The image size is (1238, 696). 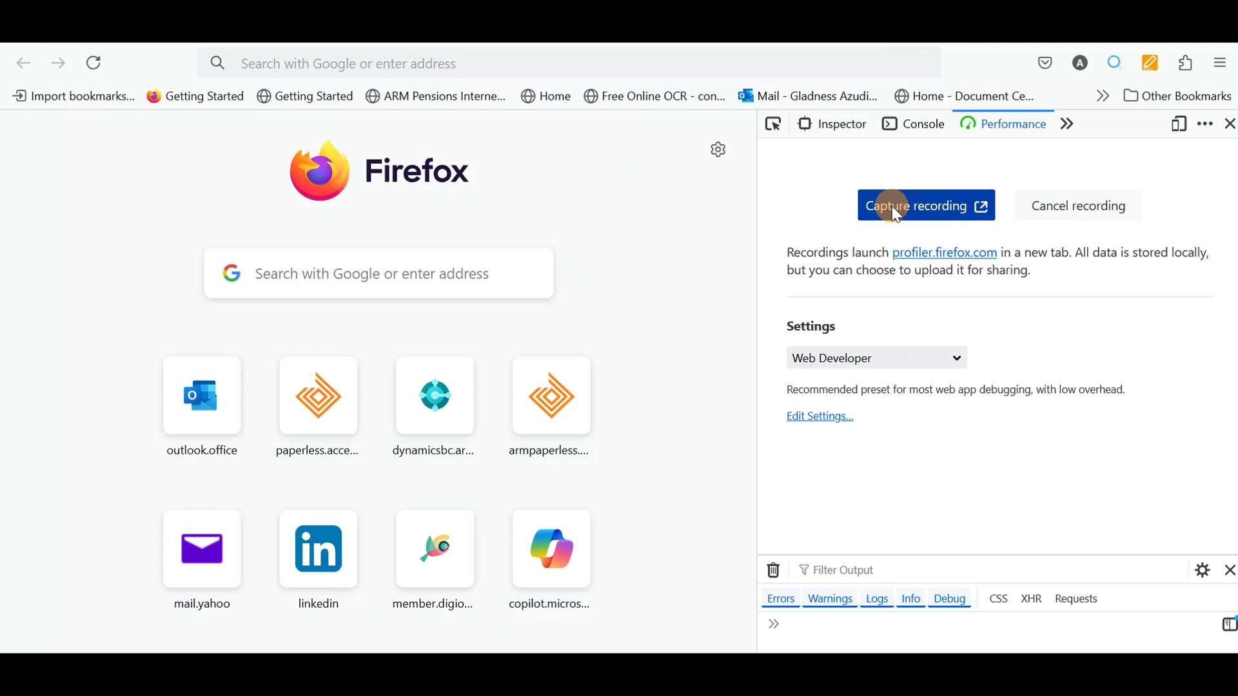 What do you see at coordinates (1081, 64) in the screenshot?
I see `Account` at bounding box center [1081, 64].